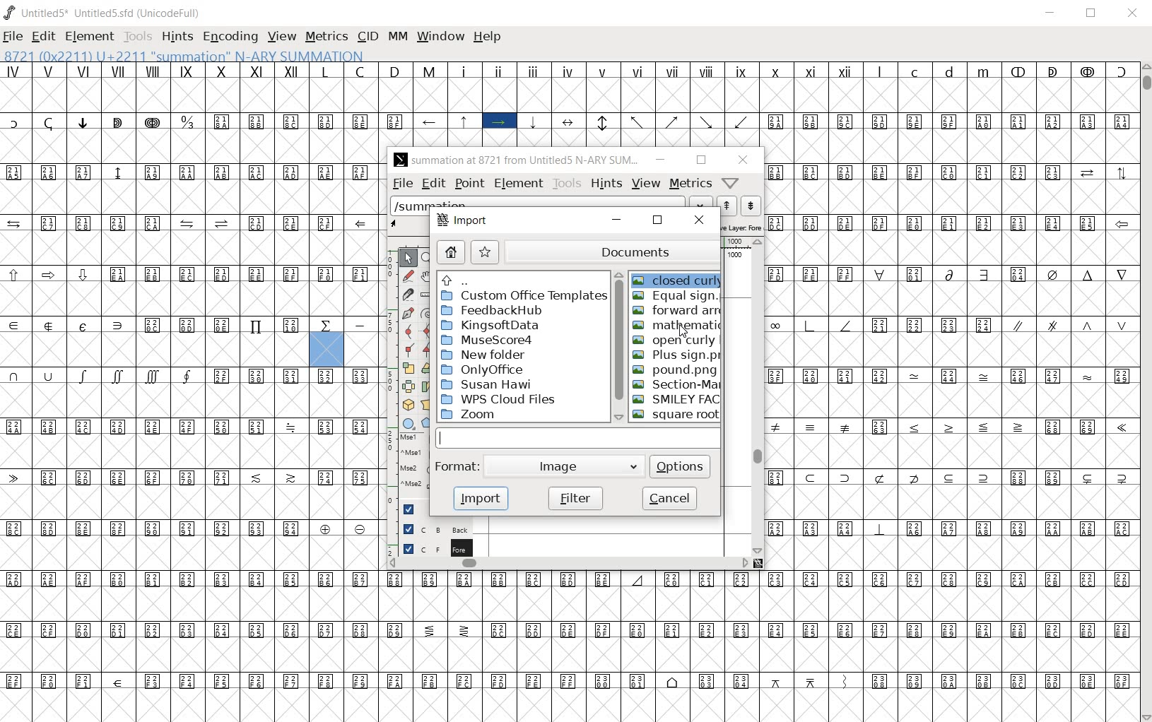  What do you see at coordinates (427, 368) in the screenshot?
I see `rotate the selection` at bounding box center [427, 368].